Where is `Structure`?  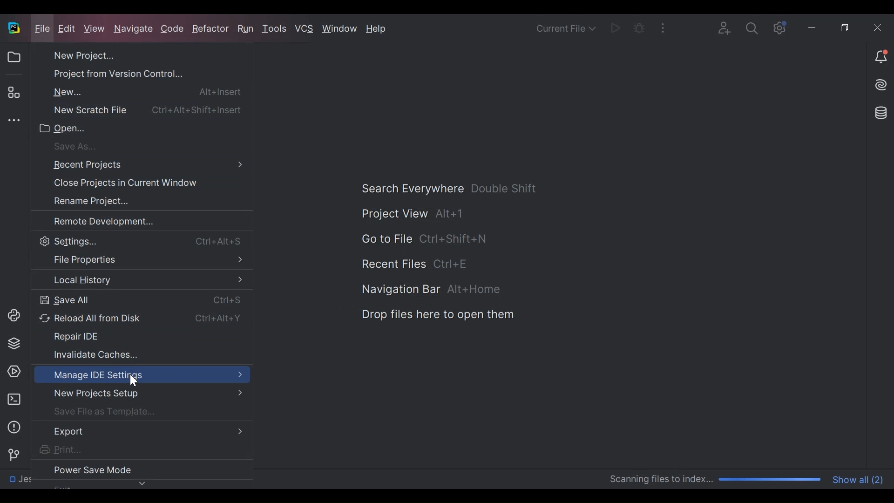
Structure is located at coordinates (13, 93).